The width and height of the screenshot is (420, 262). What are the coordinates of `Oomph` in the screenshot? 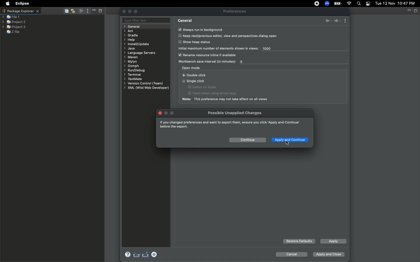 It's located at (132, 66).